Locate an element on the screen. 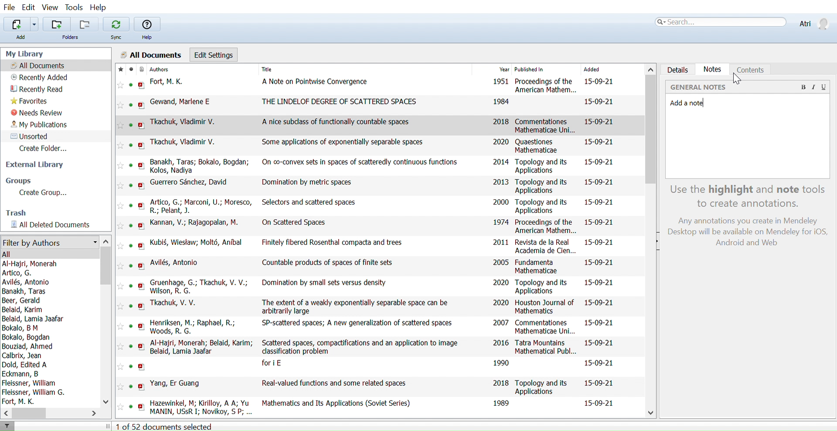 Image resolution: width=837 pixels, height=431 pixels. Groups is located at coordinates (18, 181).